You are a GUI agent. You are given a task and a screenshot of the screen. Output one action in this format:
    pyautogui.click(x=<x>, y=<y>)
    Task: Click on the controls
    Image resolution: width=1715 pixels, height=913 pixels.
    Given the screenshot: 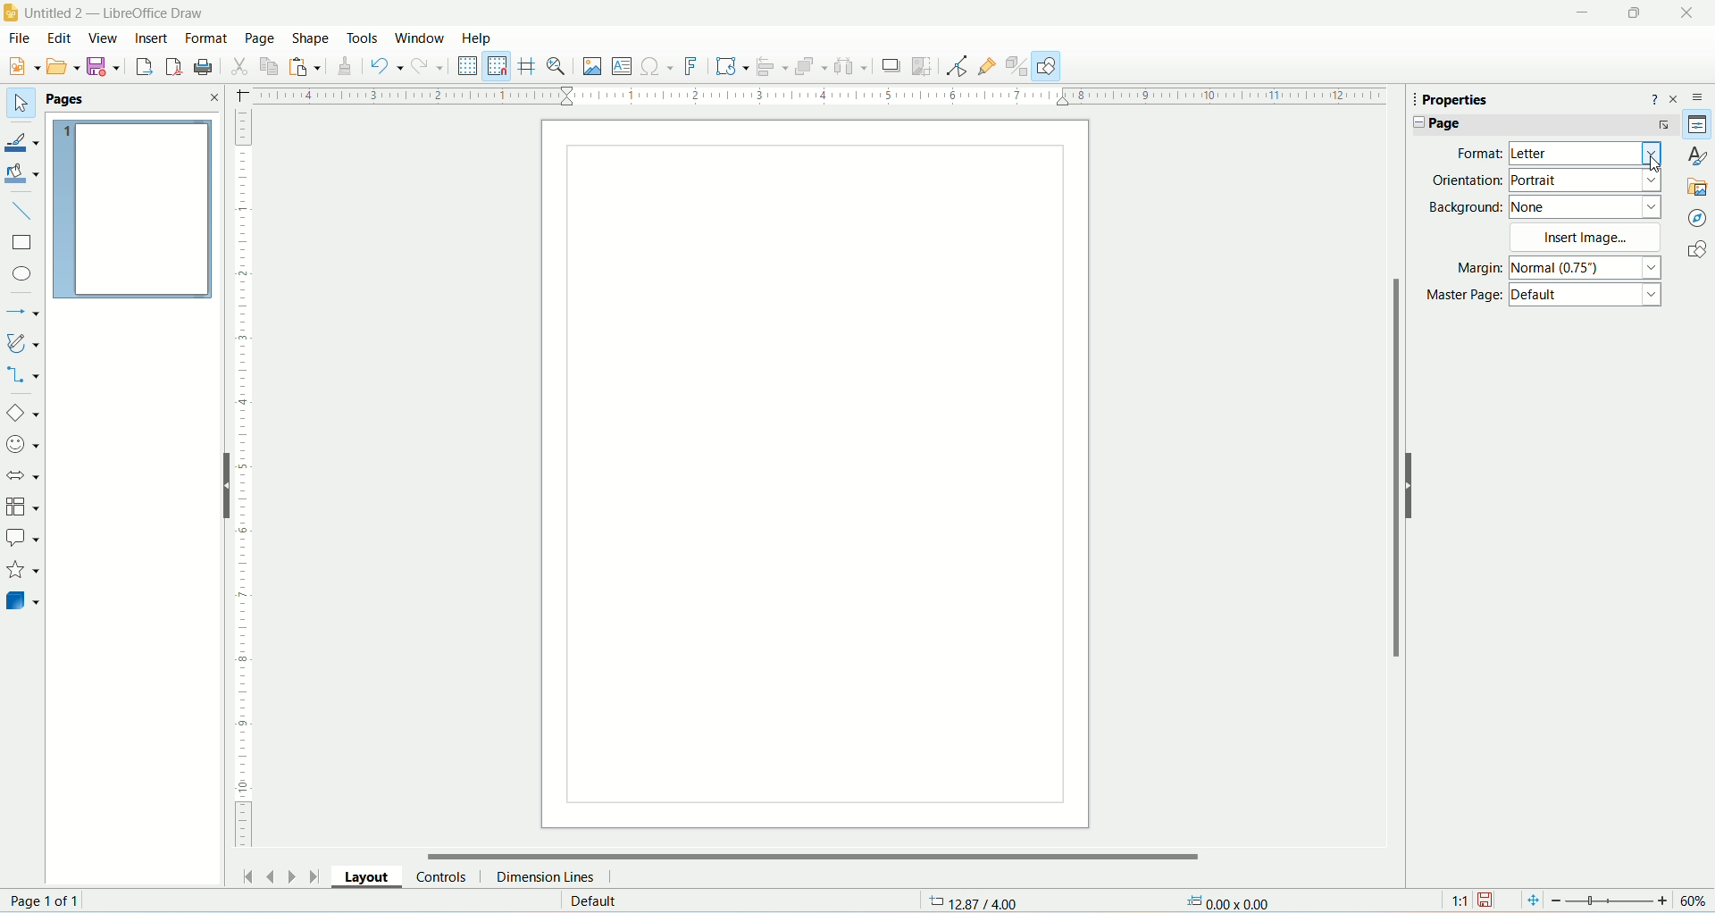 What is the action you would take?
    pyautogui.click(x=447, y=875)
    